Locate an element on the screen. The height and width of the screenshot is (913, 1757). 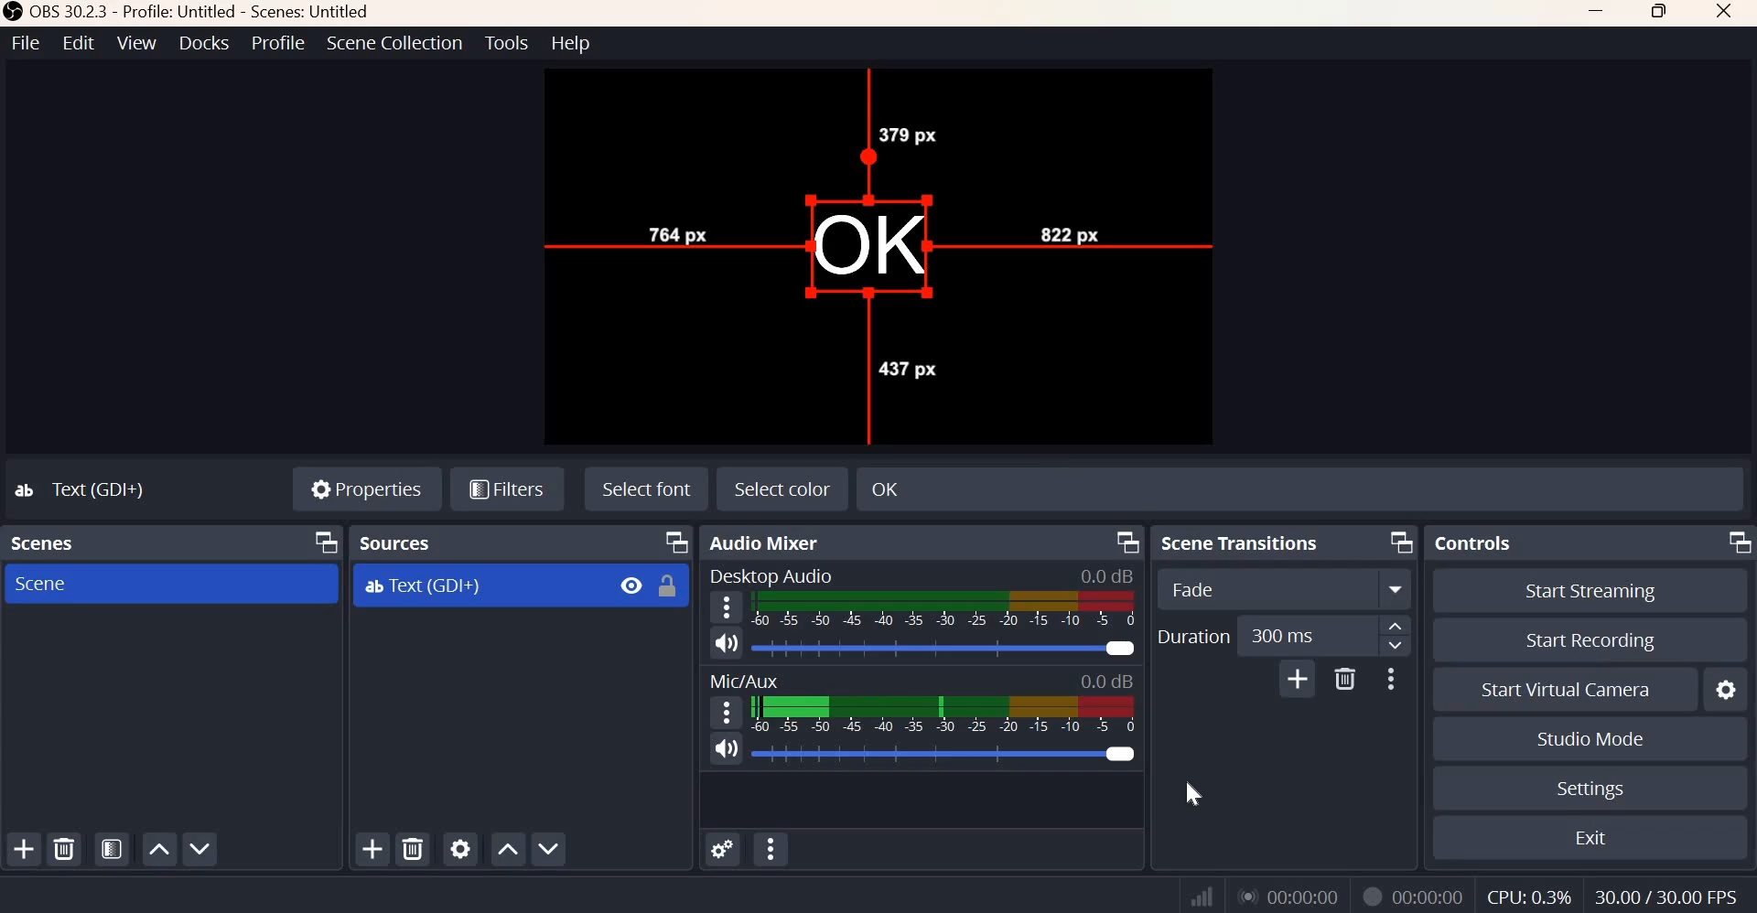
Move scene down is located at coordinates (199, 848).